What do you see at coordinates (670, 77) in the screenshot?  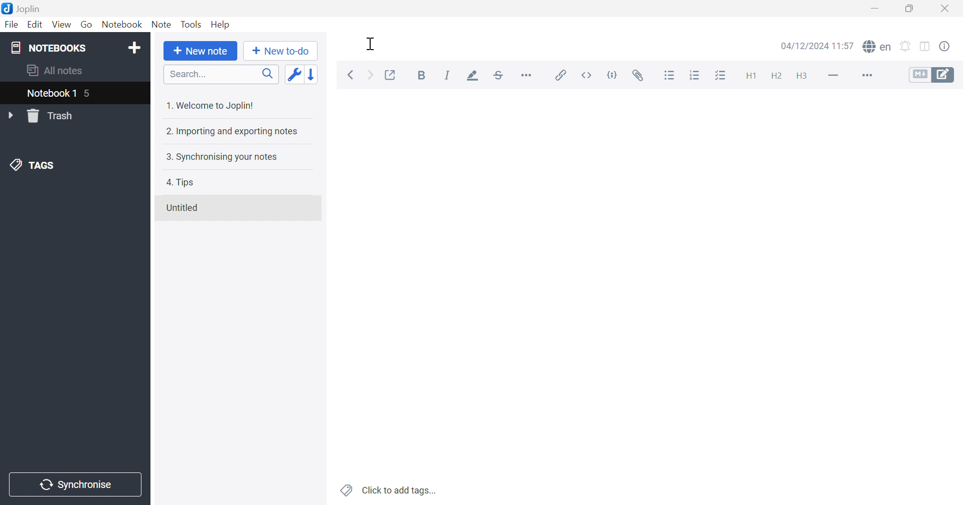 I see `Bulleted list` at bounding box center [670, 77].